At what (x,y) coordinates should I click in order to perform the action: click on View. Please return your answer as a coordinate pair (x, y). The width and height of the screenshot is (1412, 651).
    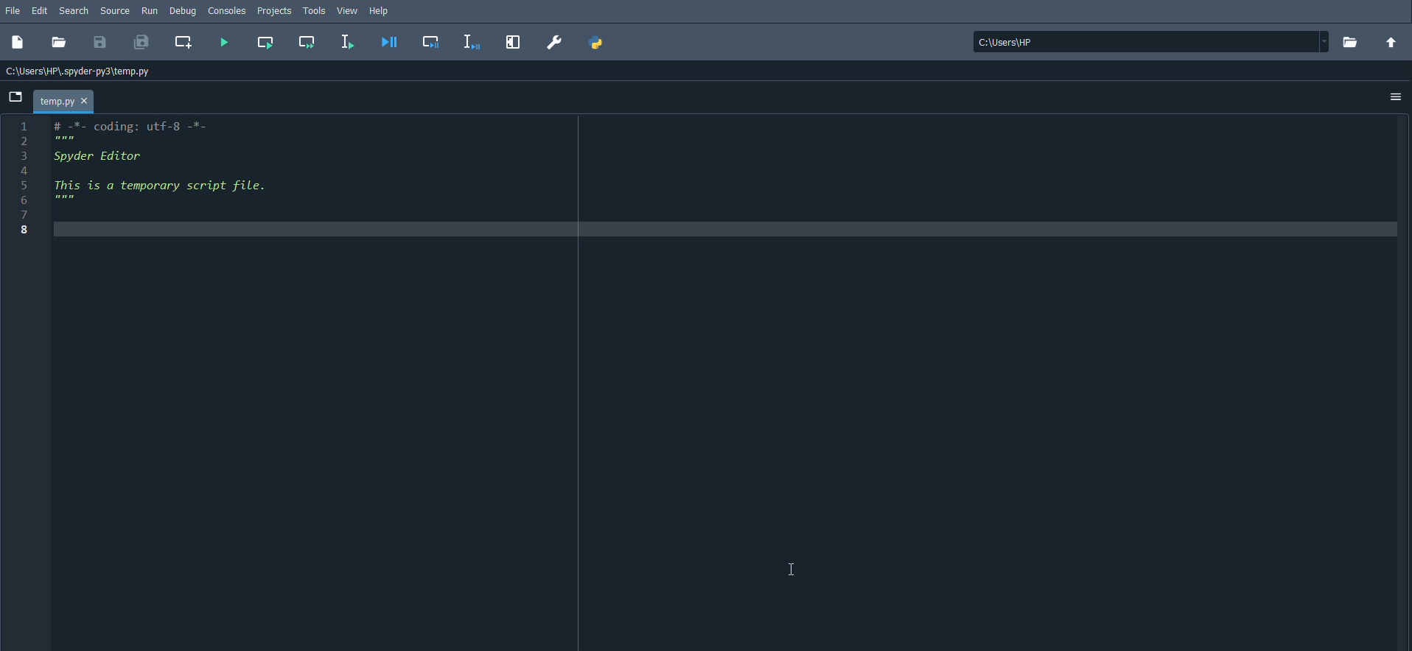
    Looking at the image, I should click on (347, 12).